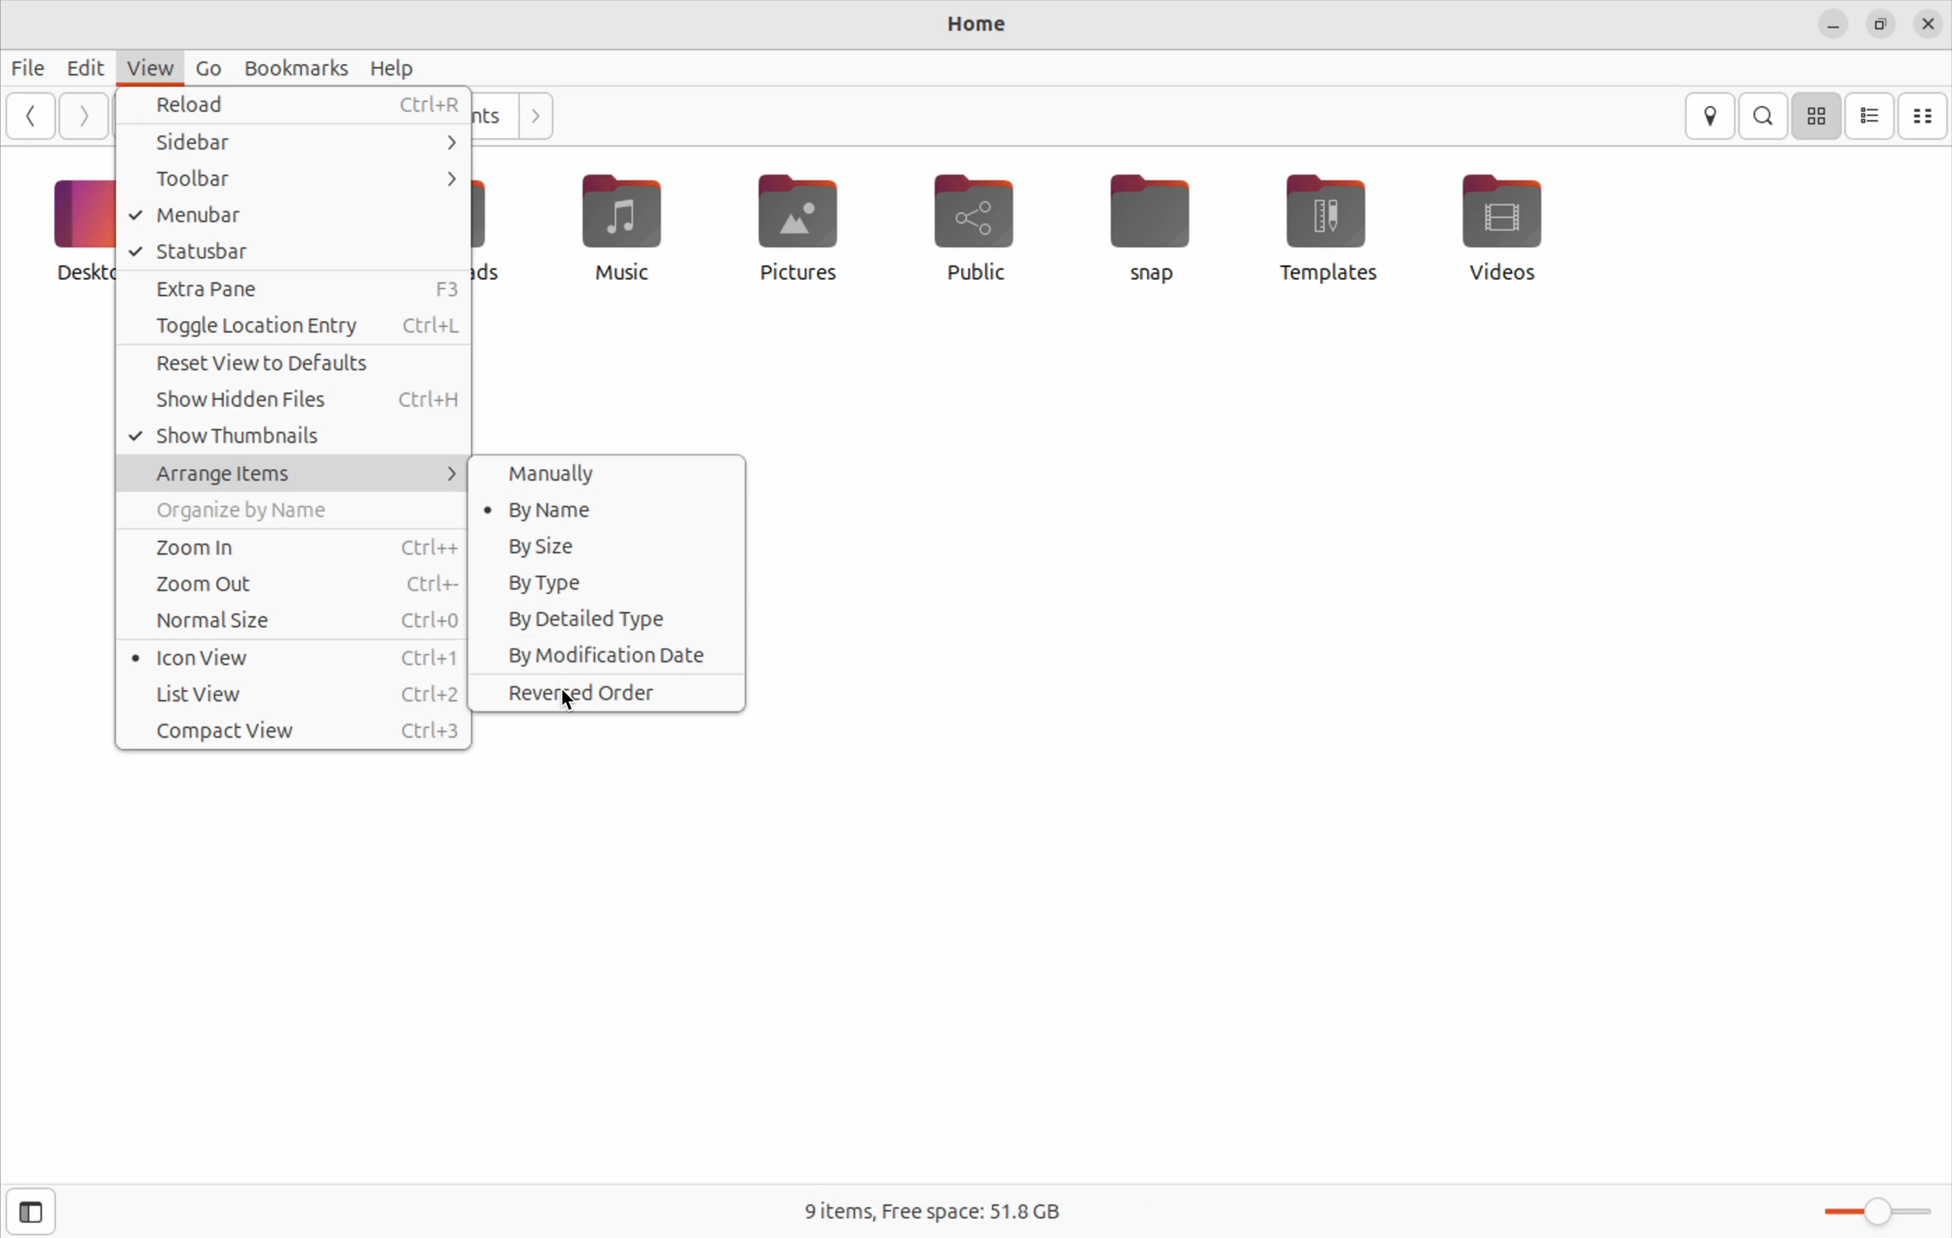 This screenshot has height=1238, width=1952. Describe the element at coordinates (608, 653) in the screenshot. I see `by modification` at that location.